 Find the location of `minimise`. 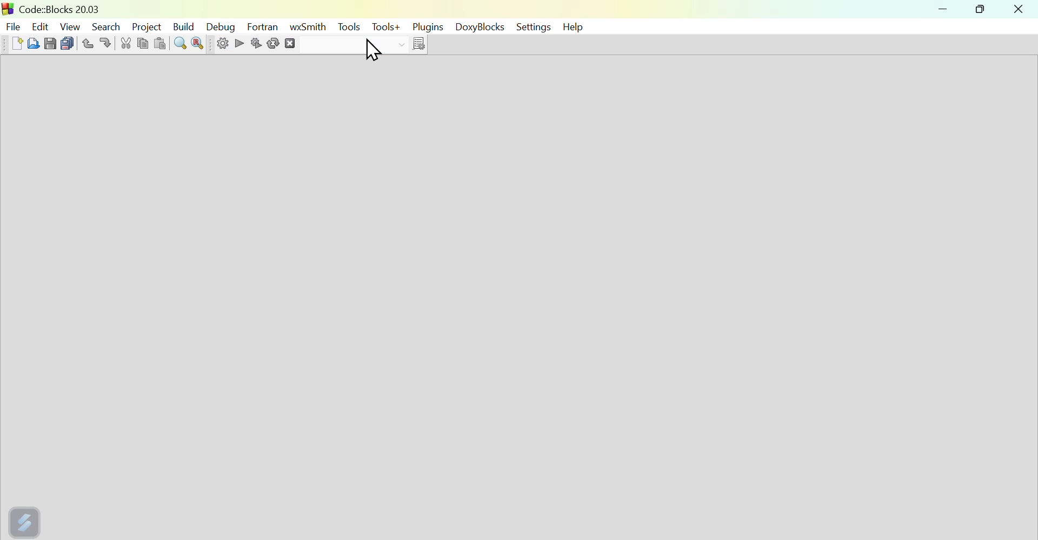

minimise is located at coordinates (944, 11).